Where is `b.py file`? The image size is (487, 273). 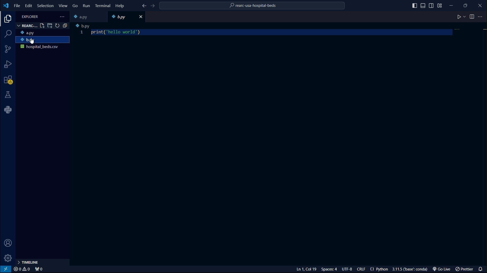
b.py file is located at coordinates (119, 17).